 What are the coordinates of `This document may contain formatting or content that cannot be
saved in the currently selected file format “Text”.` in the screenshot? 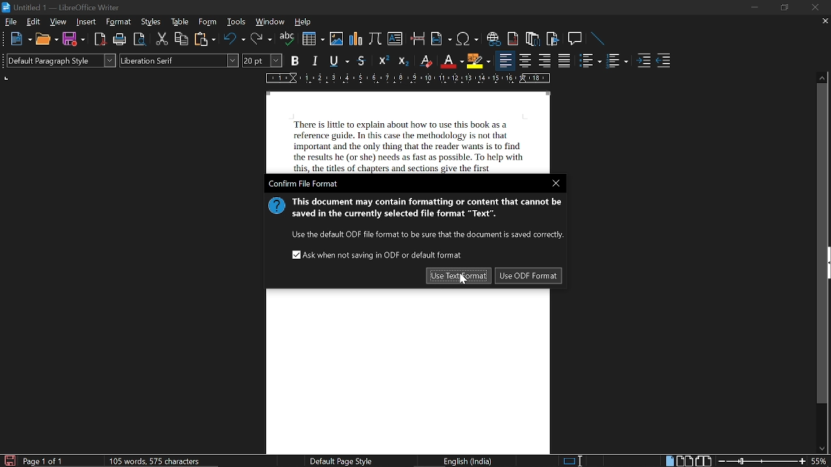 It's located at (427, 210).